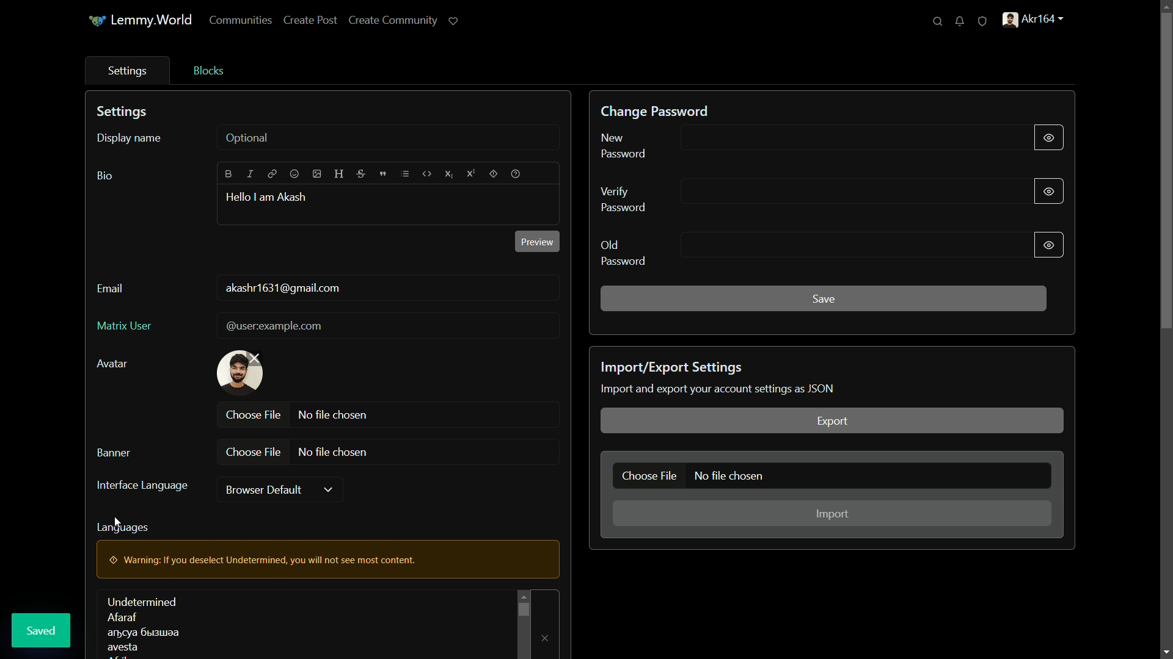 Image resolution: width=1173 pixels, height=659 pixels. Describe the element at coordinates (729, 475) in the screenshot. I see `no file chosen` at that location.